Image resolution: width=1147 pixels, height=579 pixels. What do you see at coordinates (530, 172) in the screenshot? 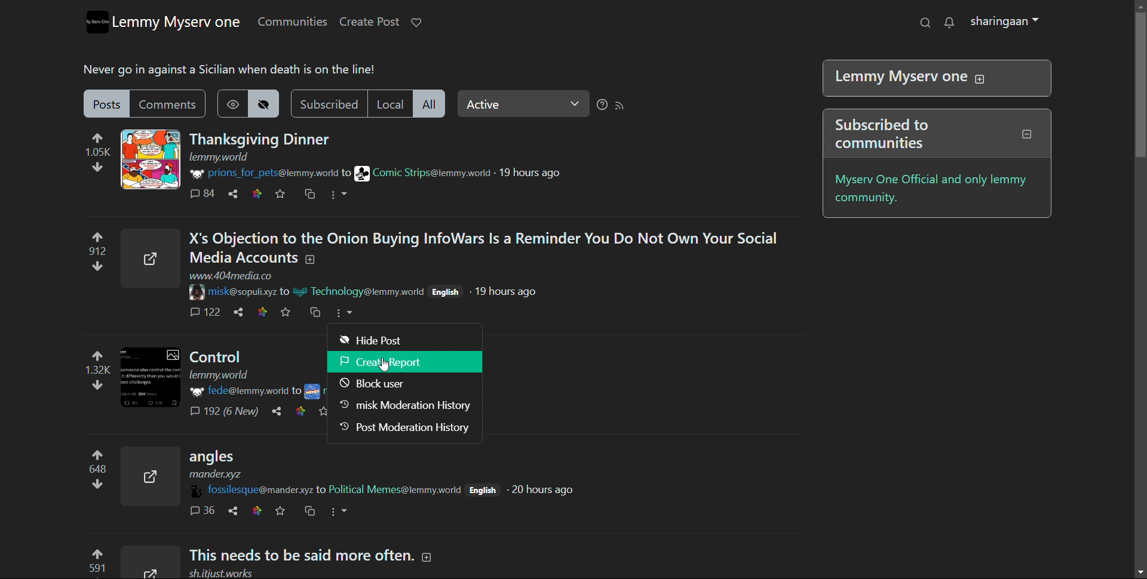
I see `19 hours ago(time of posting)` at bounding box center [530, 172].